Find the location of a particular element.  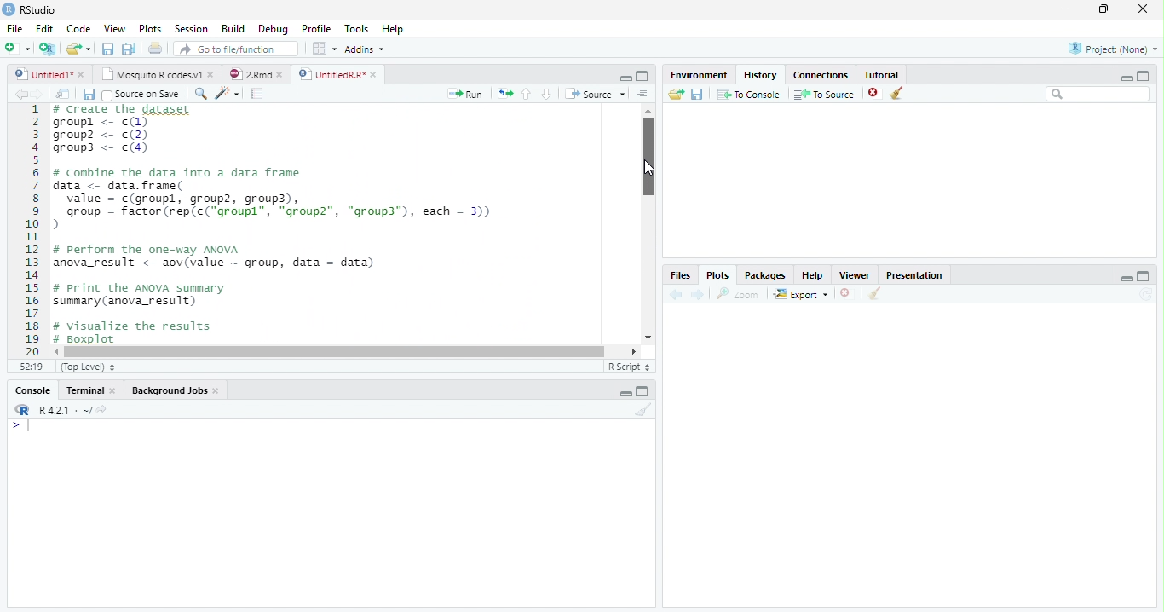

Minimize is located at coordinates (1066, 10).